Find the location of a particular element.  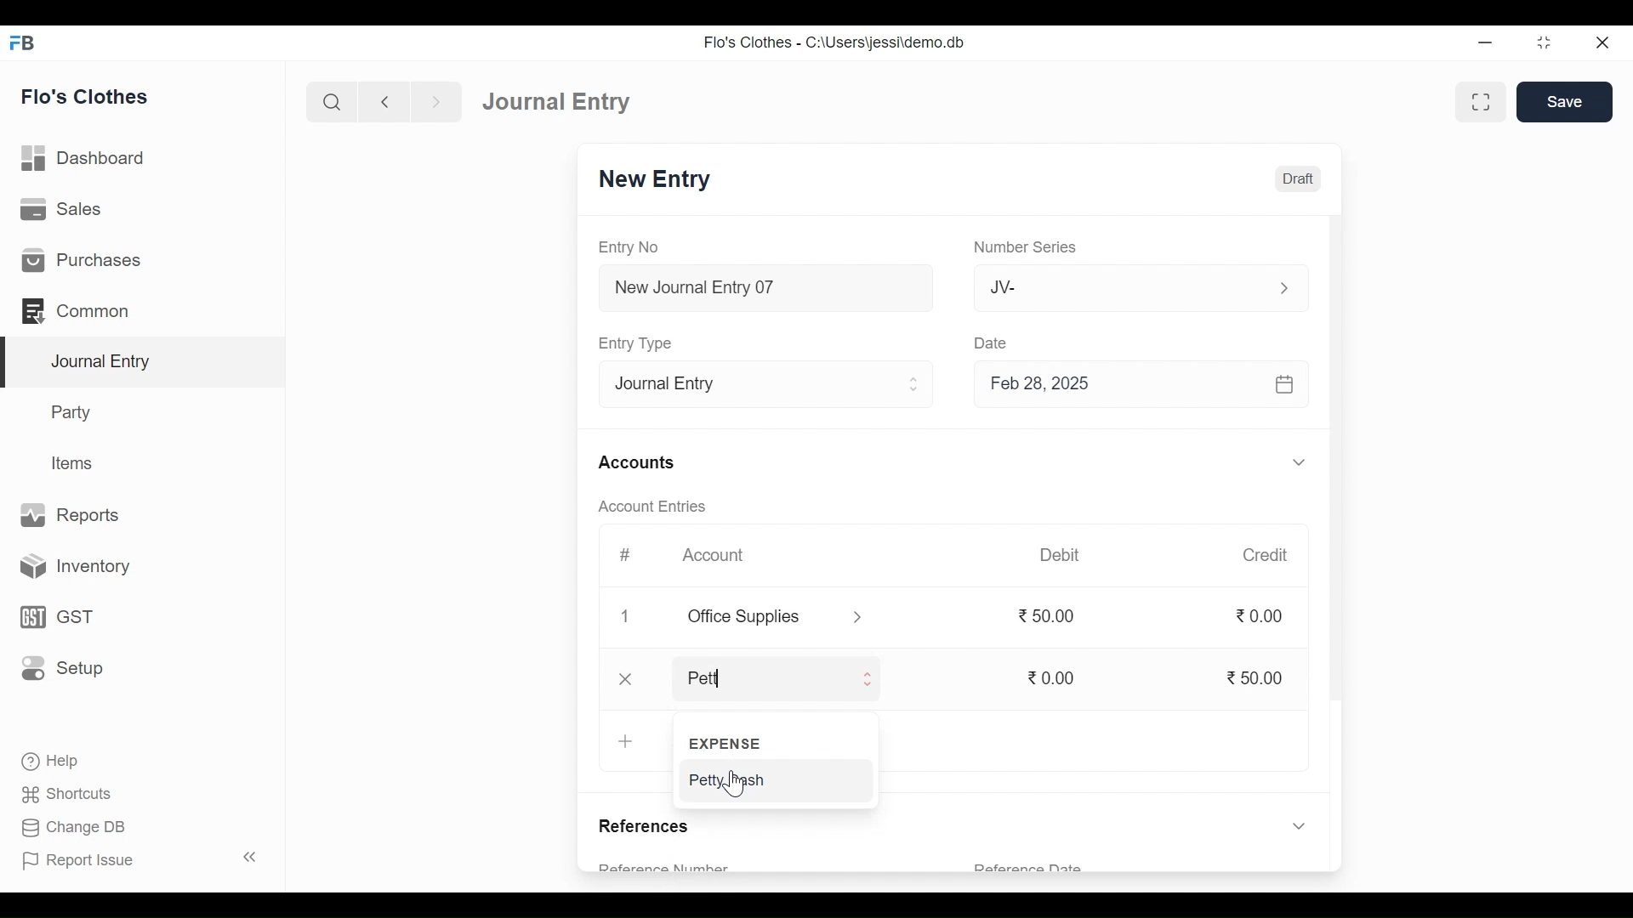

Expand is located at coordinates (1283, 288).